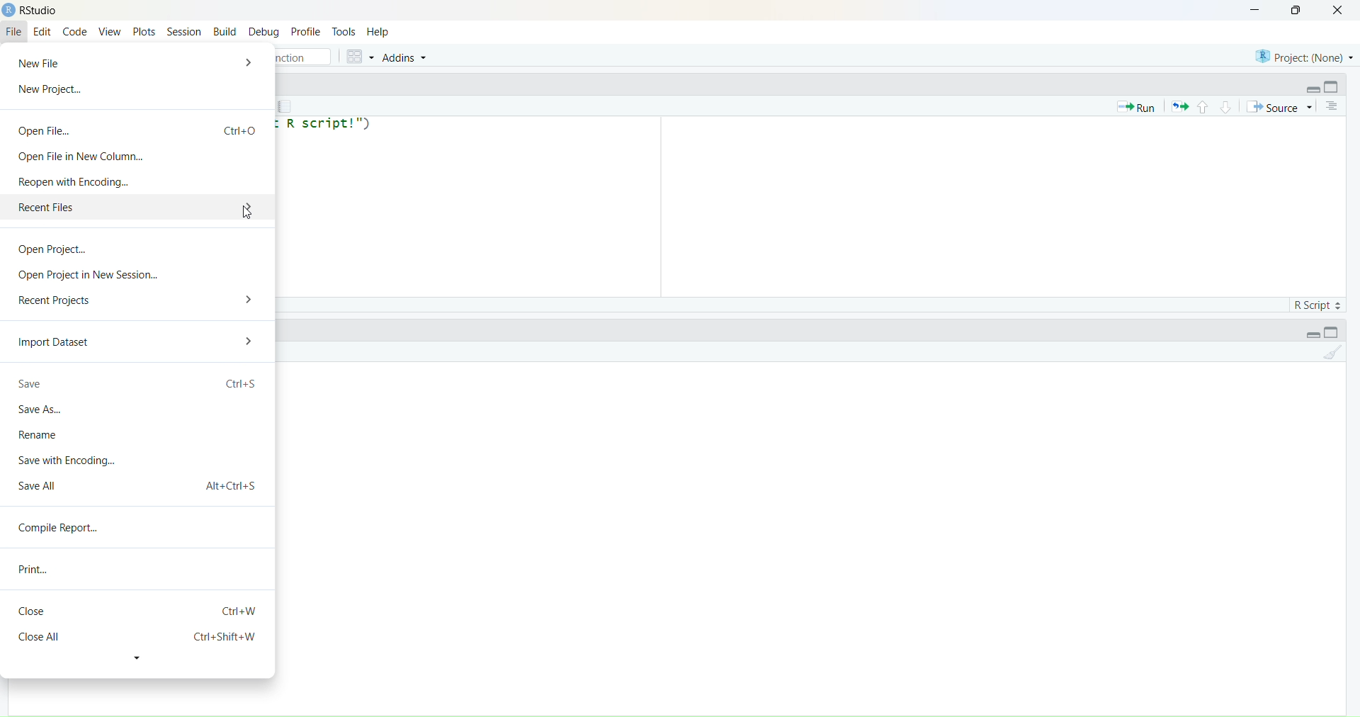  Describe the element at coordinates (64, 529) in the screenshot. I see `Compile Report..` at that location.